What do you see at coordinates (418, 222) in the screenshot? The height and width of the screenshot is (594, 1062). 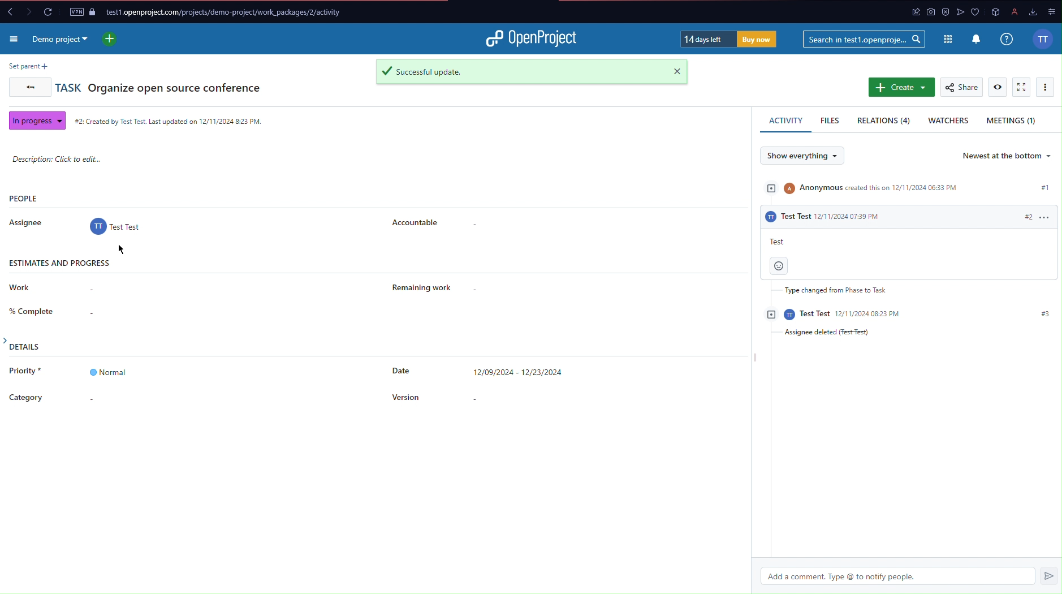 I see `Accountable` at bounding box center [418, 222].